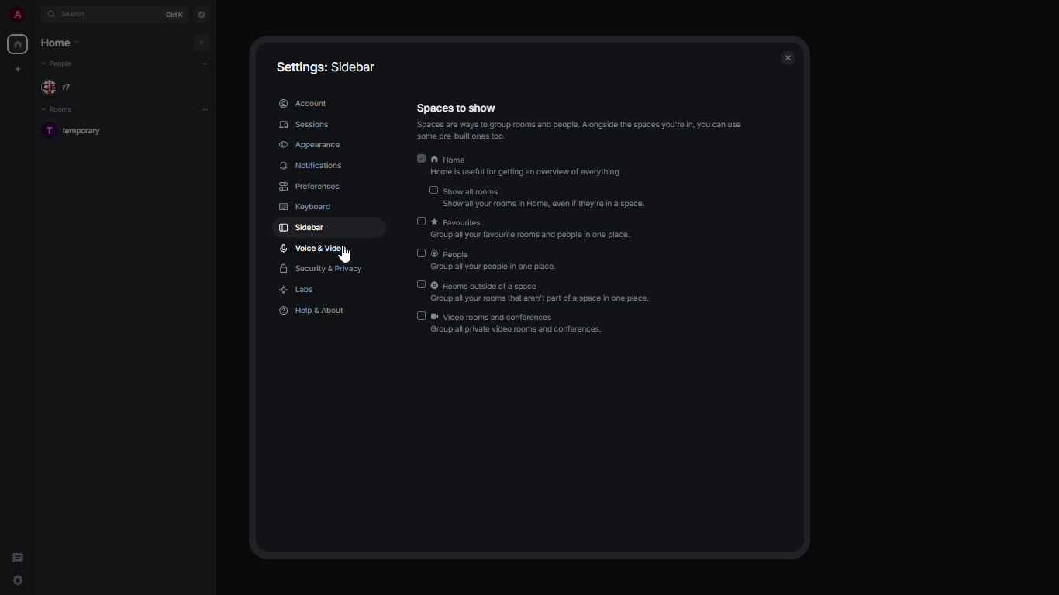  What do you see at coordinates (36, 15) in the screenshot?
I see `expand` at bounding box center [36, 15].